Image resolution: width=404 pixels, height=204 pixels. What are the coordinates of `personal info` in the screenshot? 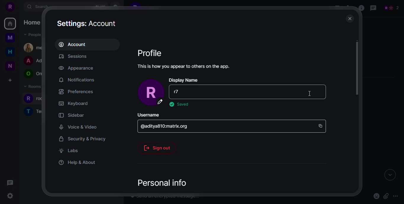 It's located at (163, 181).